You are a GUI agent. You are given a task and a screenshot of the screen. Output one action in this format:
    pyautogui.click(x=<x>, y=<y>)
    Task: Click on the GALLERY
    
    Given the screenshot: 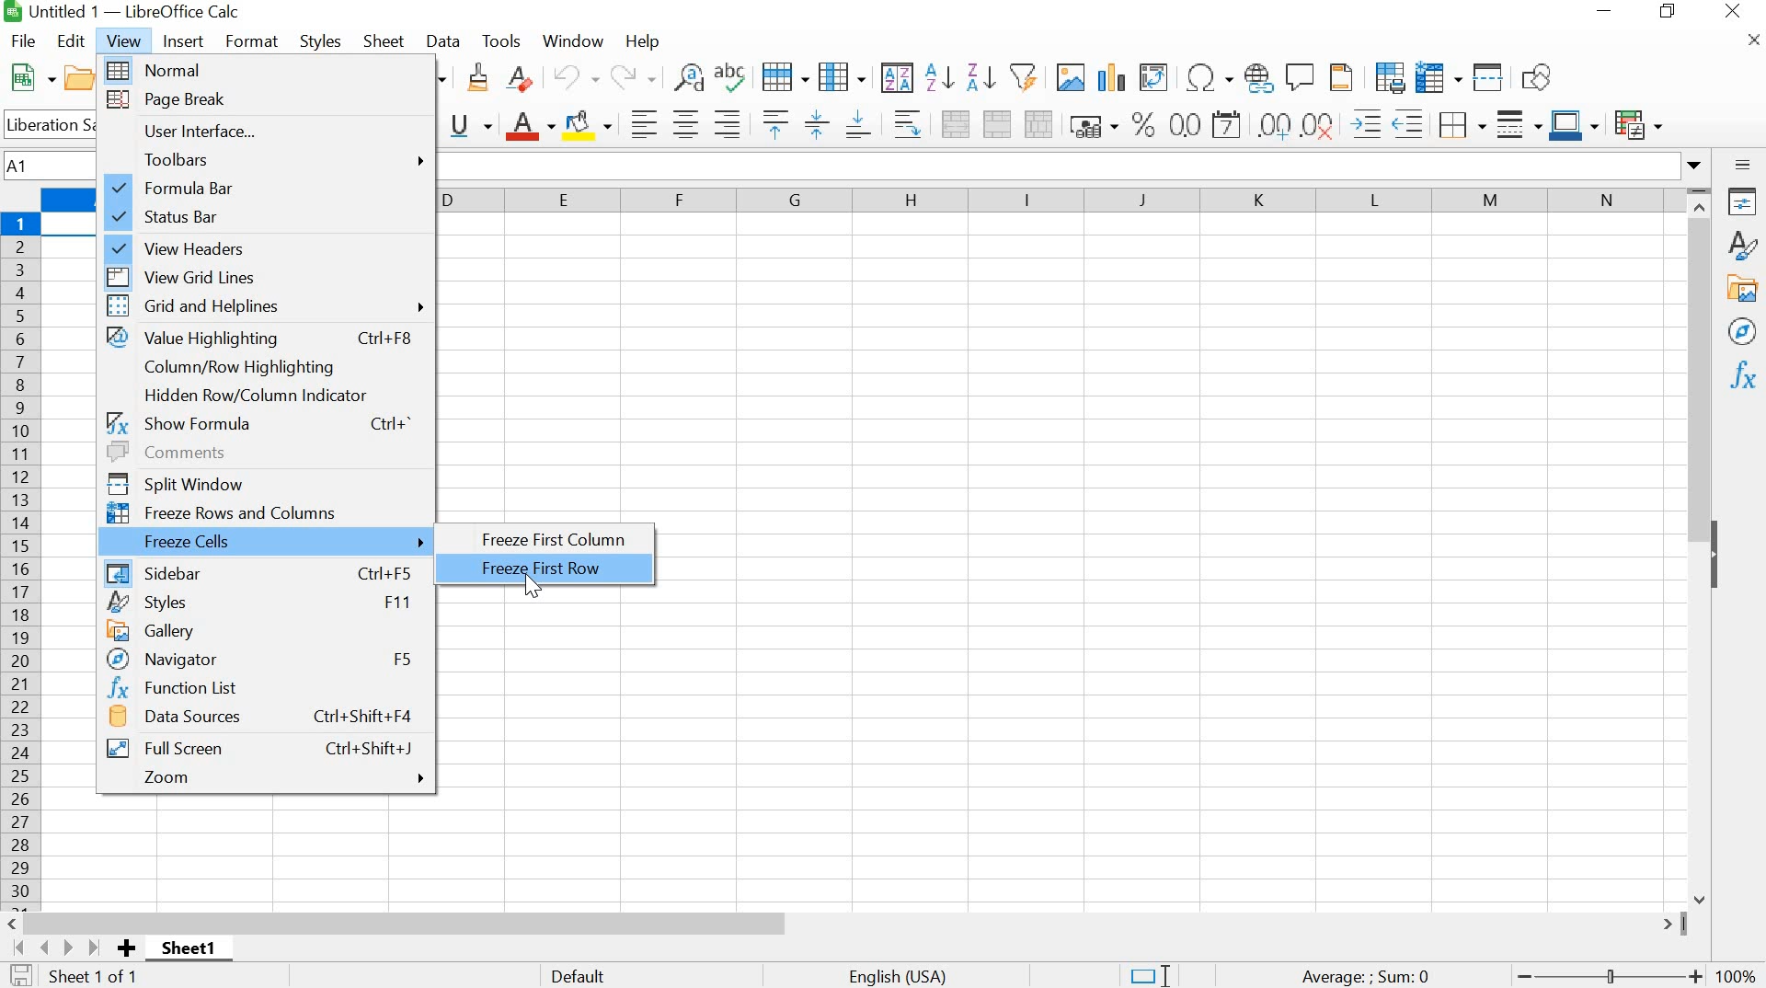 What is the action you would take?
    pyautogui.click(x=264, y=629)
    